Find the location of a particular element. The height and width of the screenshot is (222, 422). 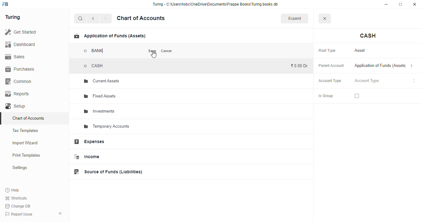

tax templates is located at coordinates (26, 130).